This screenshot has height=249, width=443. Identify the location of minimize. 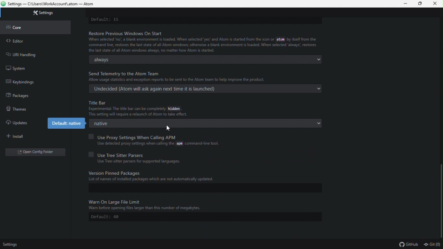
(405, 4).